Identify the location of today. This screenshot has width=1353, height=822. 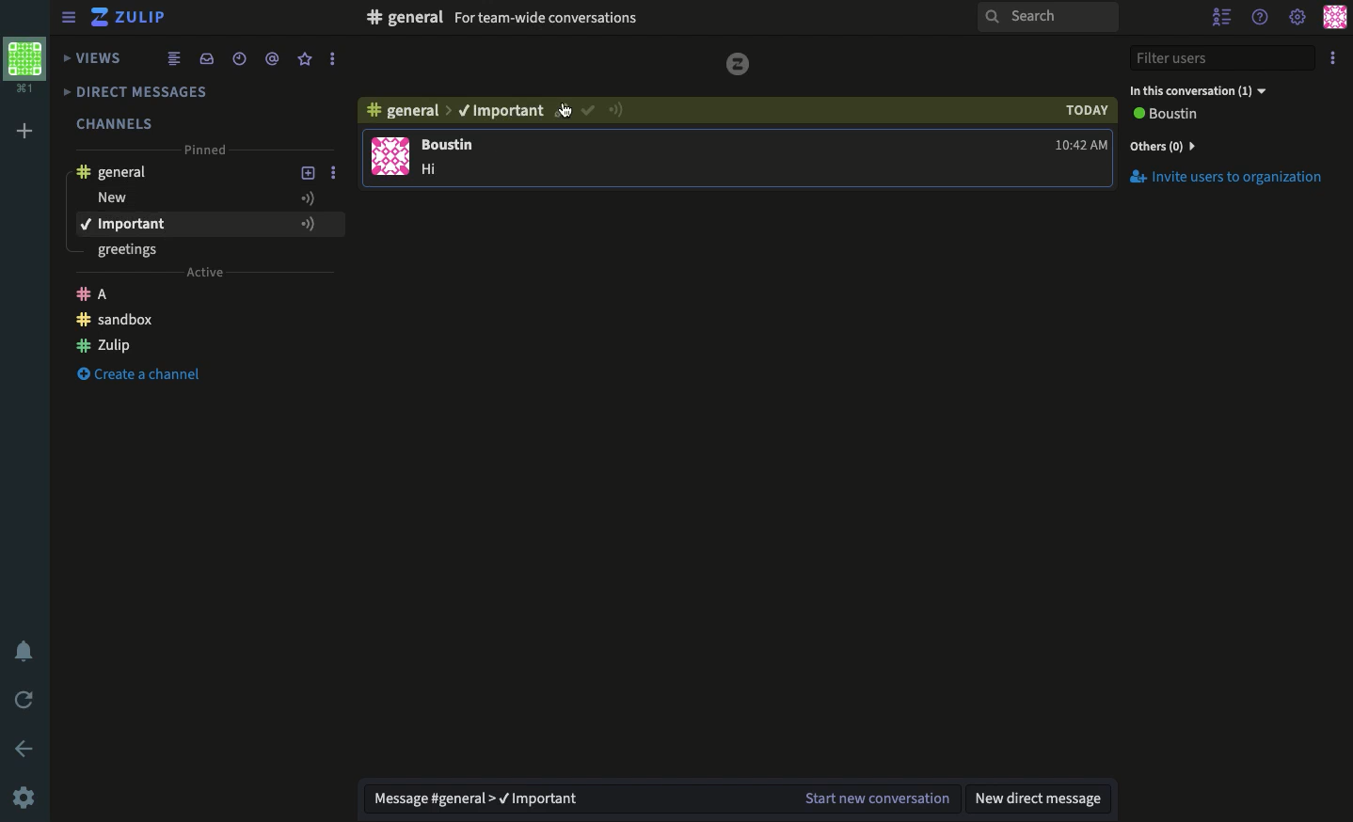
(1084, 110).